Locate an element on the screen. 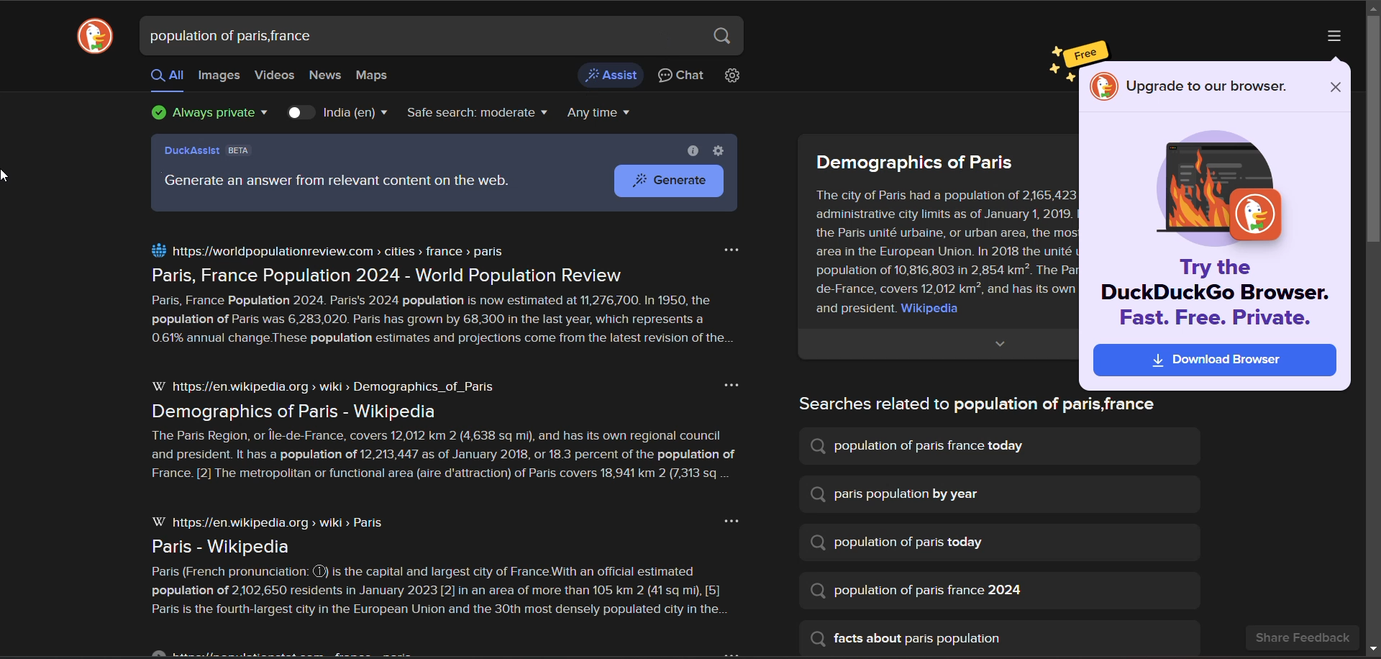  Upgrade to our browser. is located at coordinates (1211, 88).